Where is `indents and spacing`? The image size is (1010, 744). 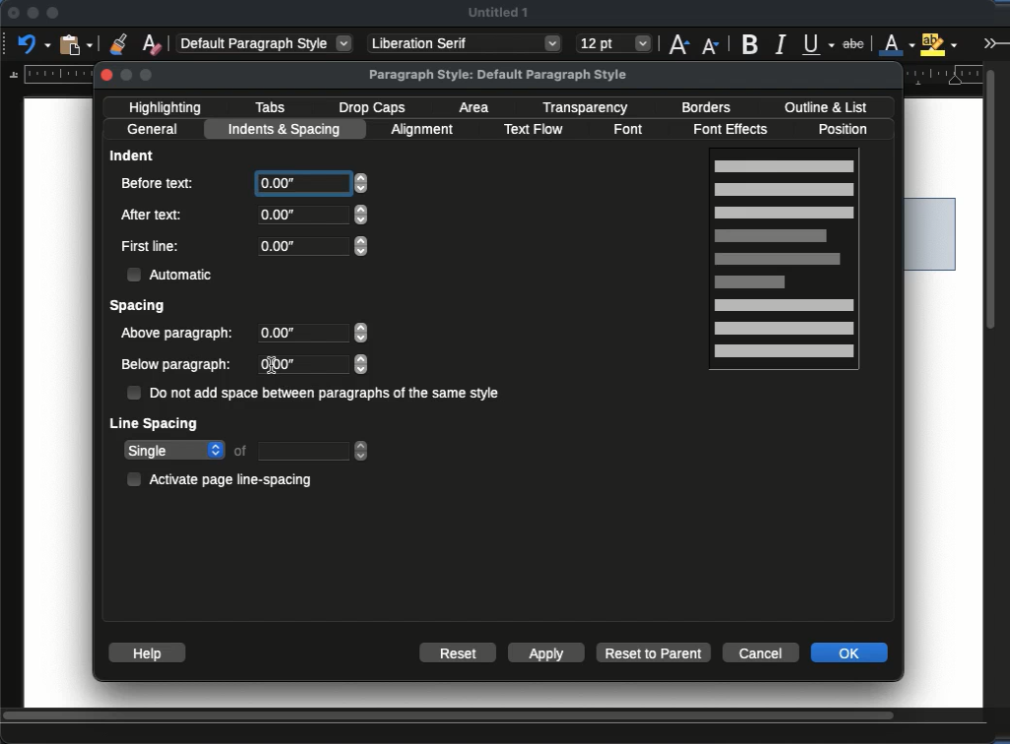 indents and spacing is located at coordinates (286, 130).